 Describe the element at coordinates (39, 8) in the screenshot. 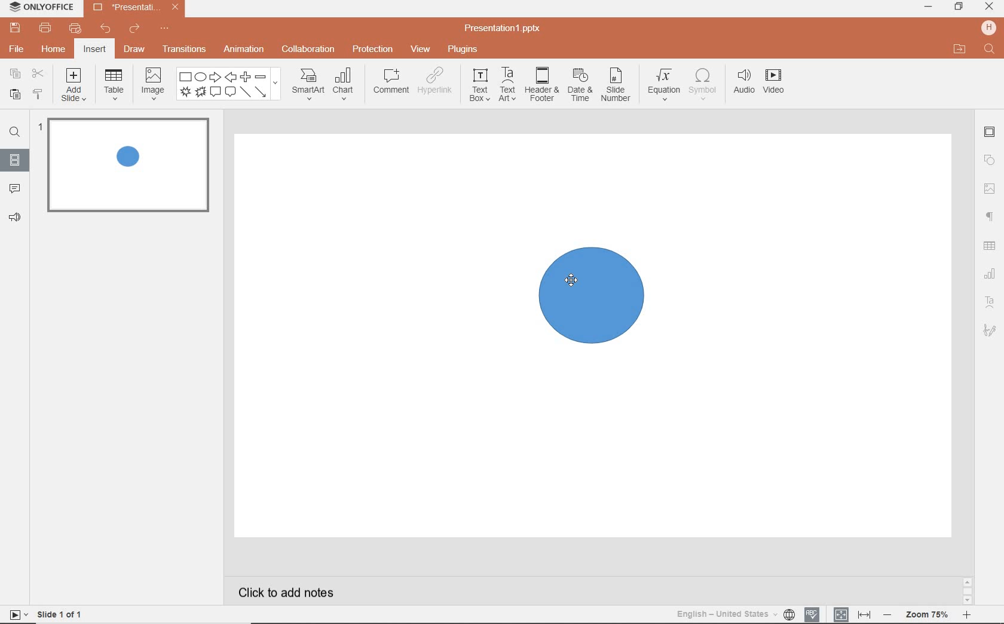

I see `system name` at that location.